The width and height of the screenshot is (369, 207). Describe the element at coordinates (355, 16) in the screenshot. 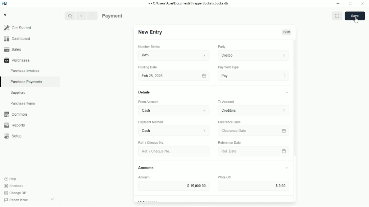

I see `save` at that location.